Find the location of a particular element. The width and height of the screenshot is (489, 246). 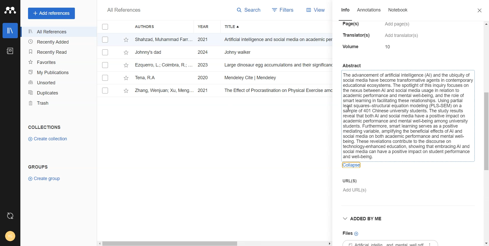

Auto Sync is located at coordinates (10, 215).